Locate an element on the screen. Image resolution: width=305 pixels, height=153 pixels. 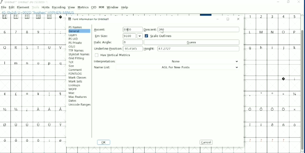
Letter info is located at coordinates (40, 12).